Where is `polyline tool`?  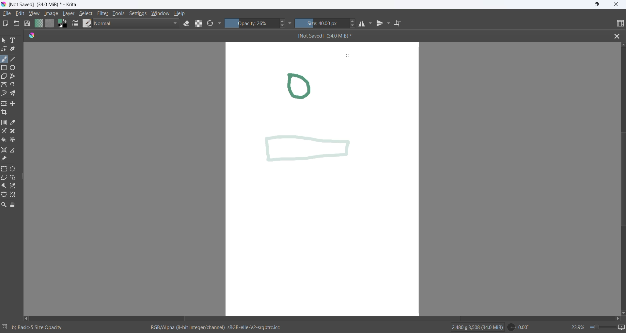 polyline tool is located at coordinates (15, 76).